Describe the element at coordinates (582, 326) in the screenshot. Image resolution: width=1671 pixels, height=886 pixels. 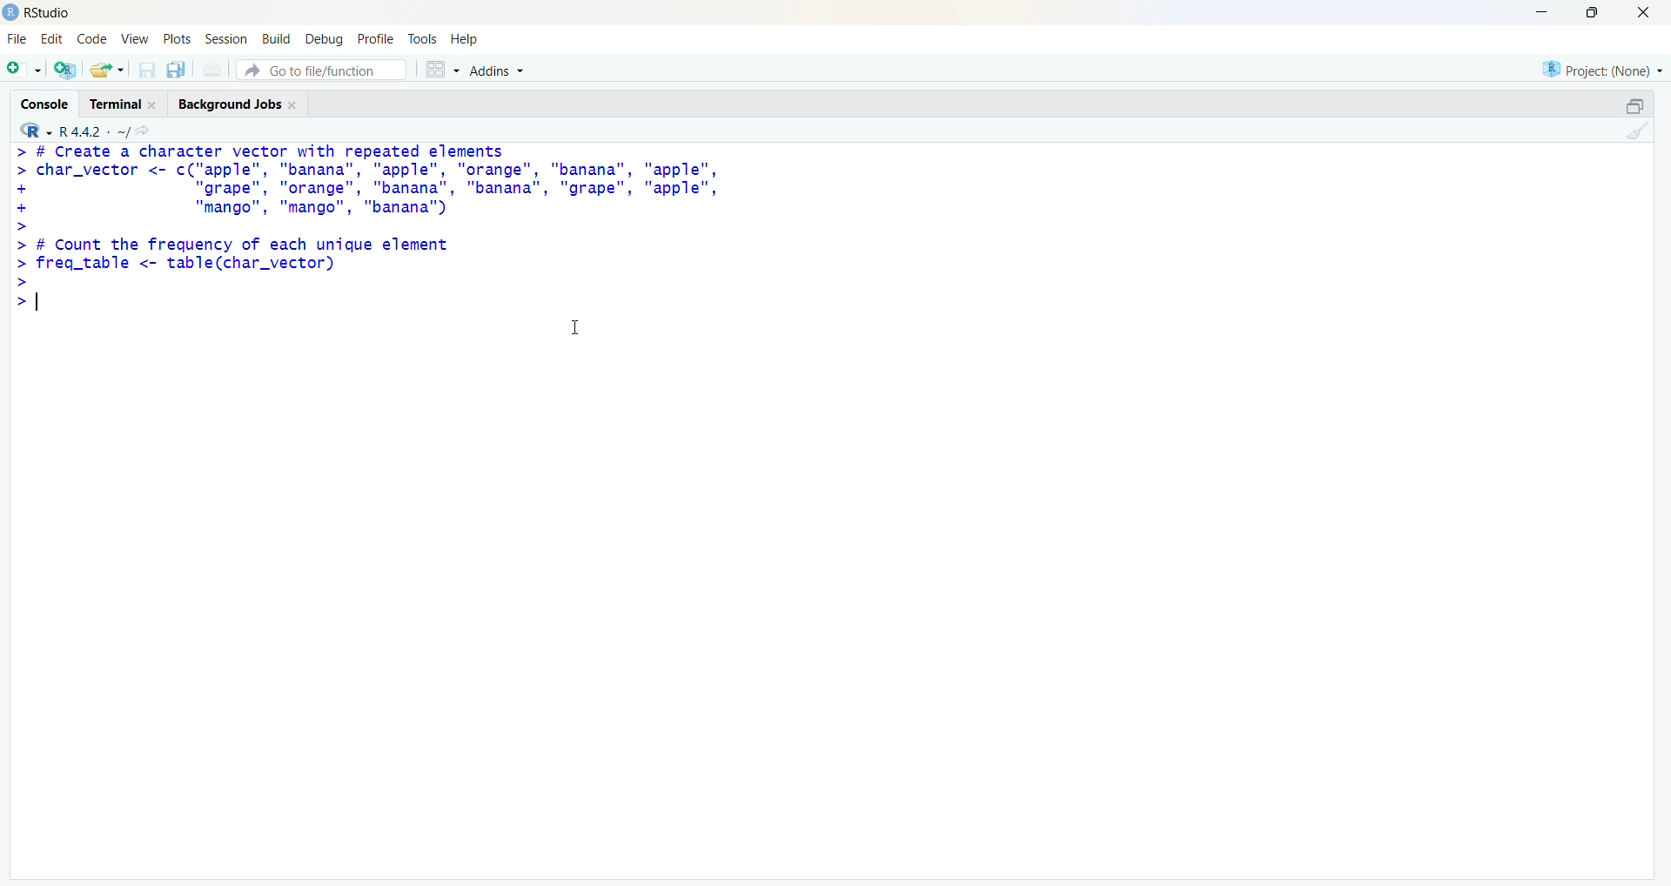
I see `Cursor` at that location.